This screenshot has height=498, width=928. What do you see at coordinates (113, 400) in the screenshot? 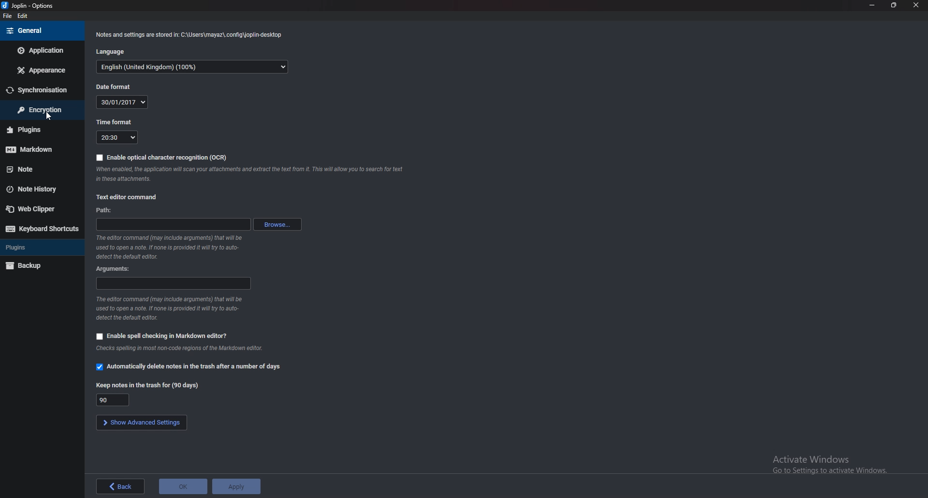
I see `keep notes in trash for` at bounding box center [113, 400].